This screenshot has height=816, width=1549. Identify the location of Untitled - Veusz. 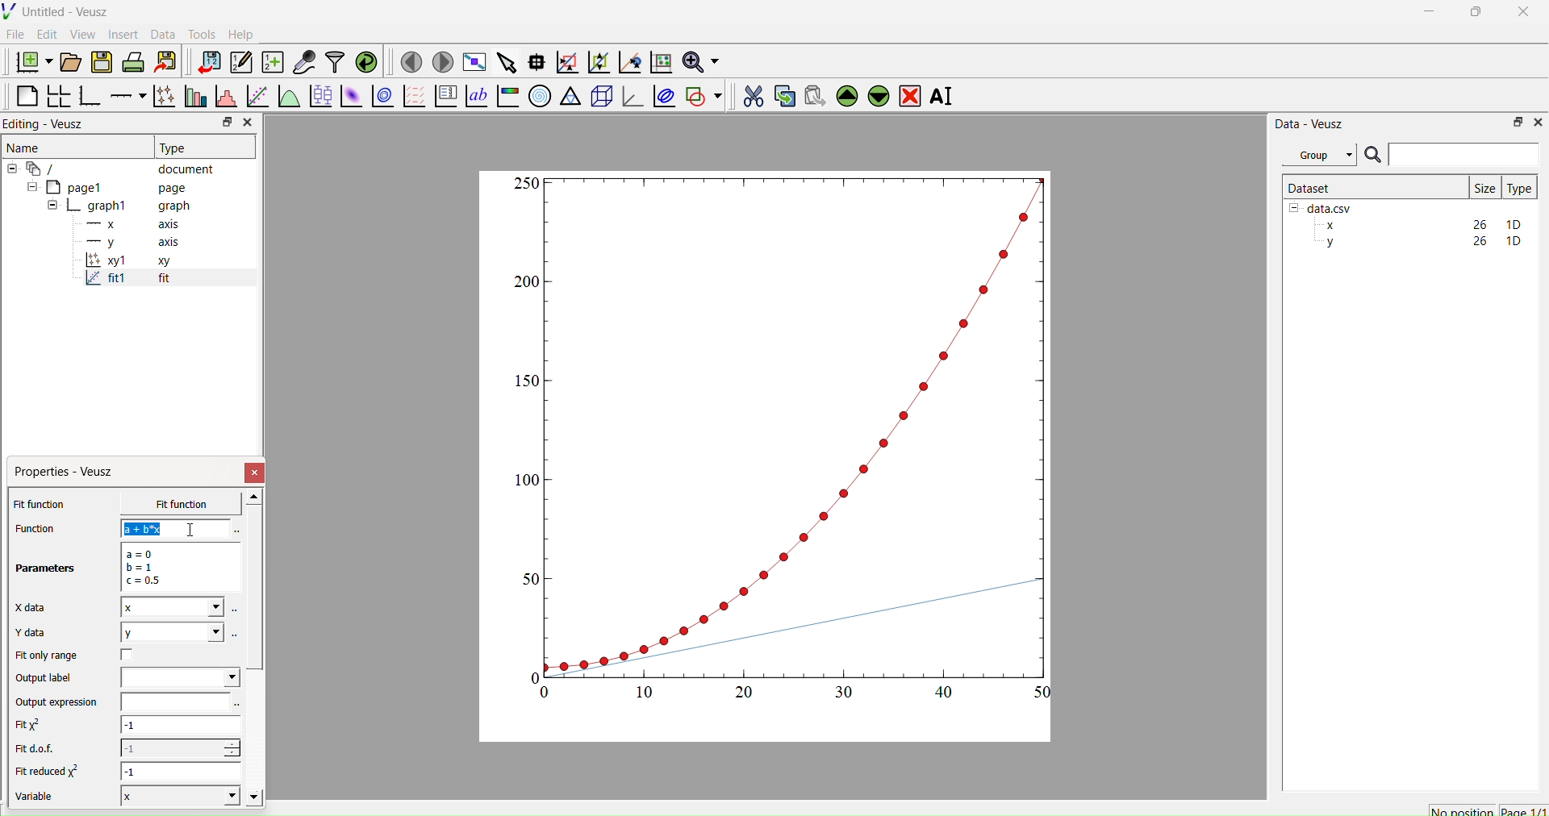
(59, 11).